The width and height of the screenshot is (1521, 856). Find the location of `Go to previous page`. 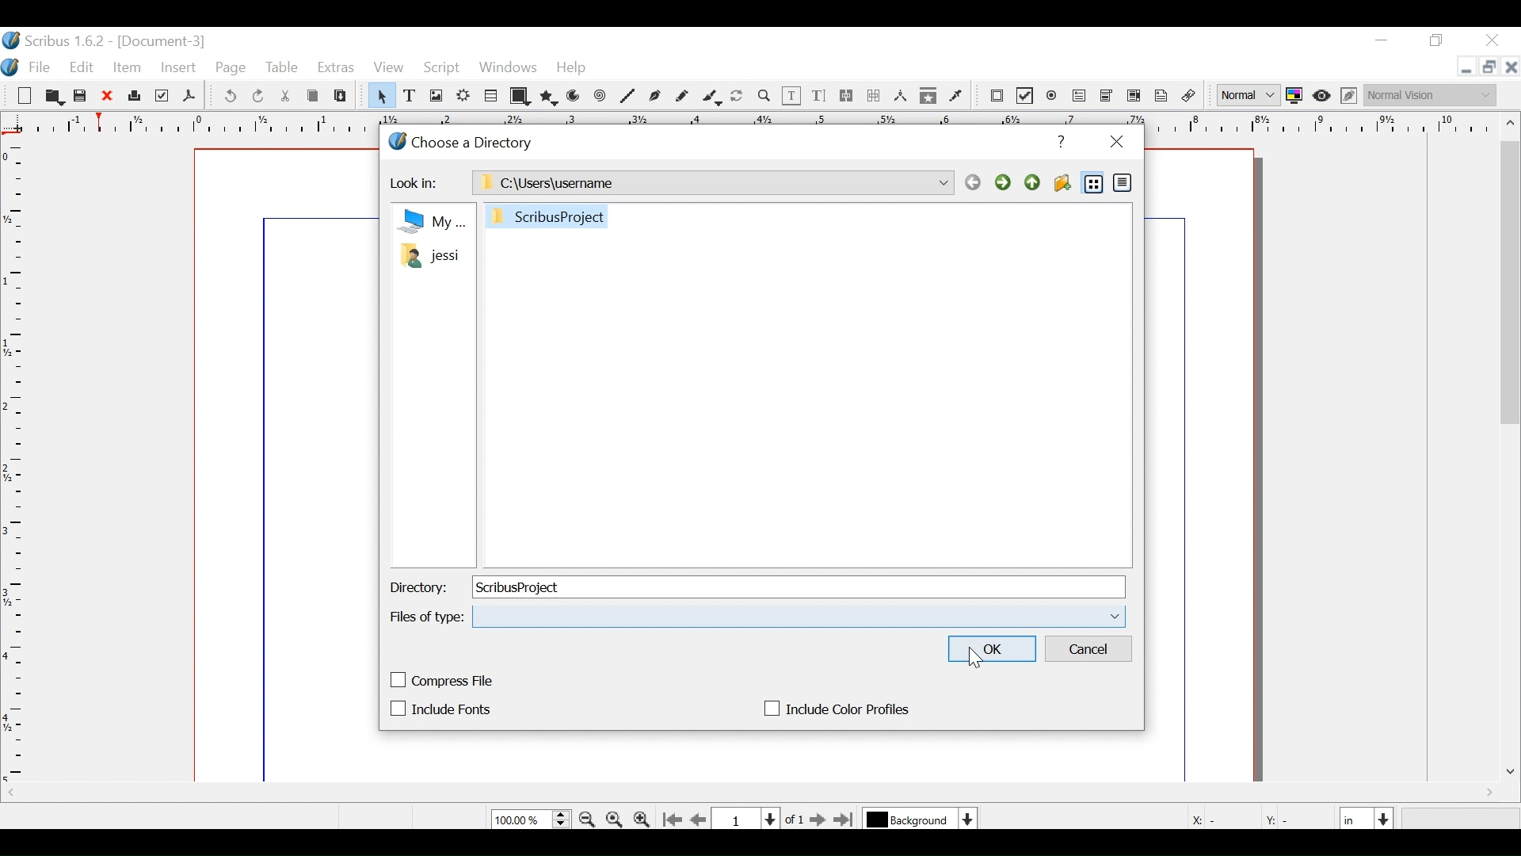

Go to previous page is located at coordinates (700, 820).